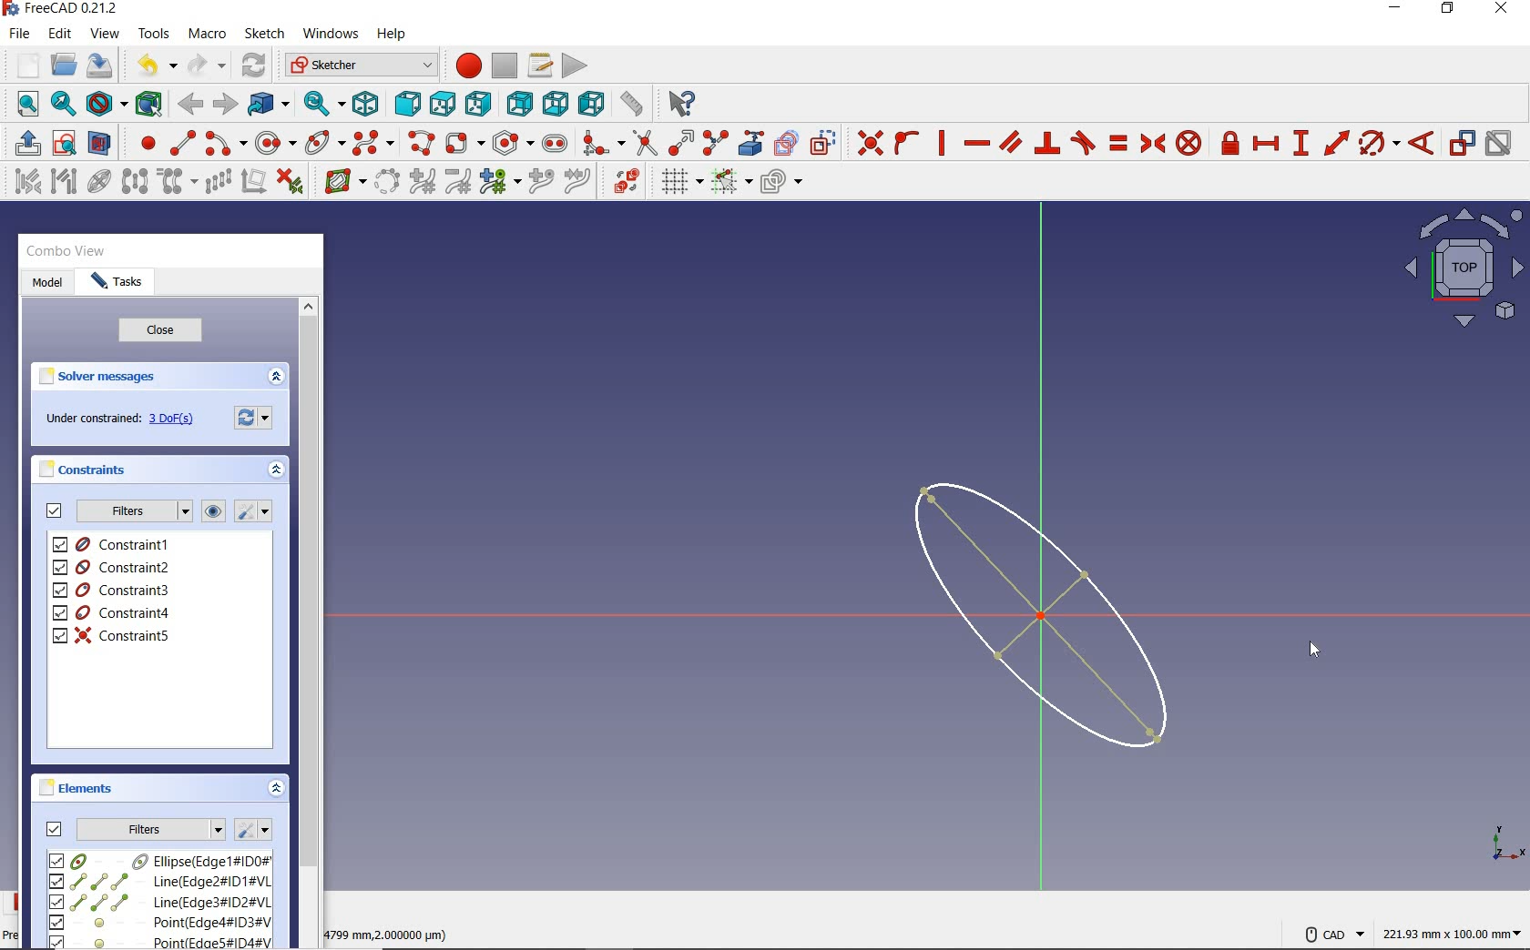 The width and height of the screenshot is (1530, 950). What do you see at coordinates (519, 103) in the screenshot?
I see `rear` at bounding box center [519, 103].